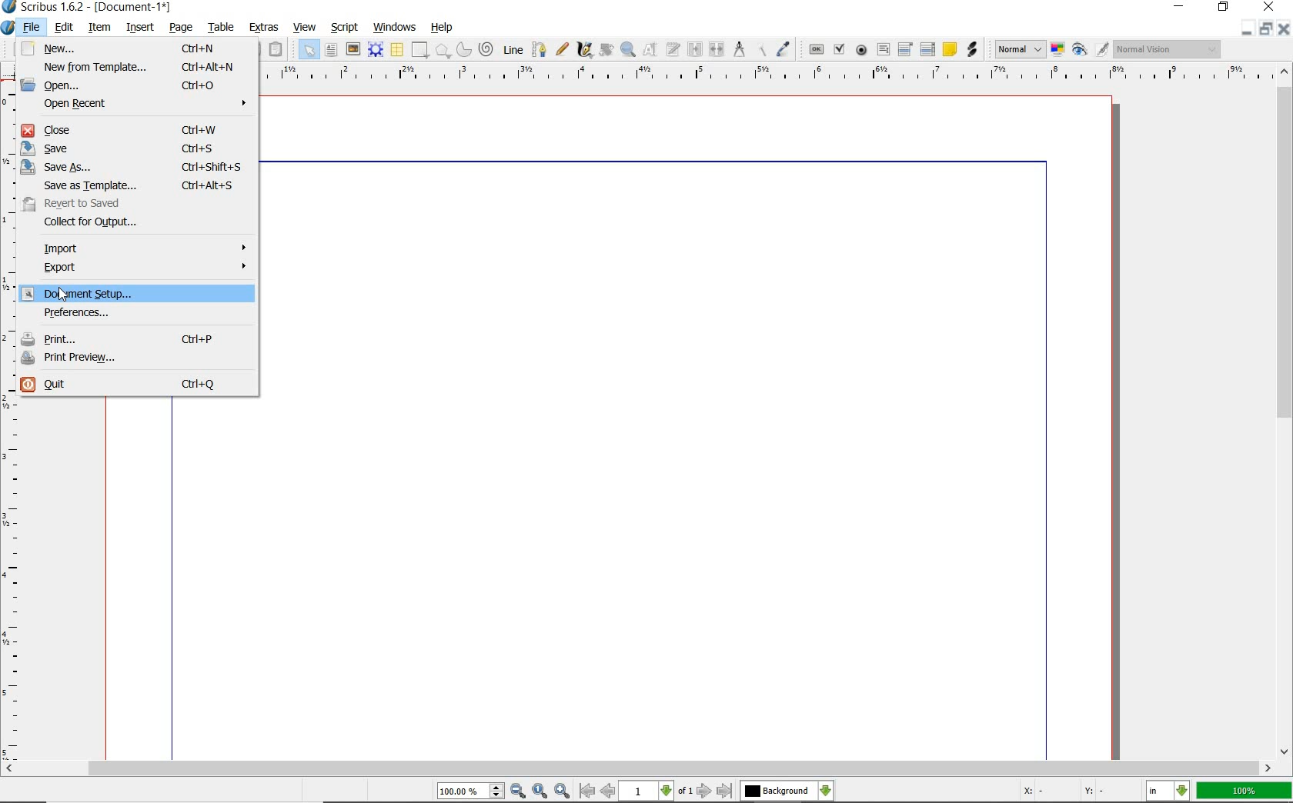  Describe the element at coordinates (971, 50) in the screenshot. I see `link annotation` at that location.